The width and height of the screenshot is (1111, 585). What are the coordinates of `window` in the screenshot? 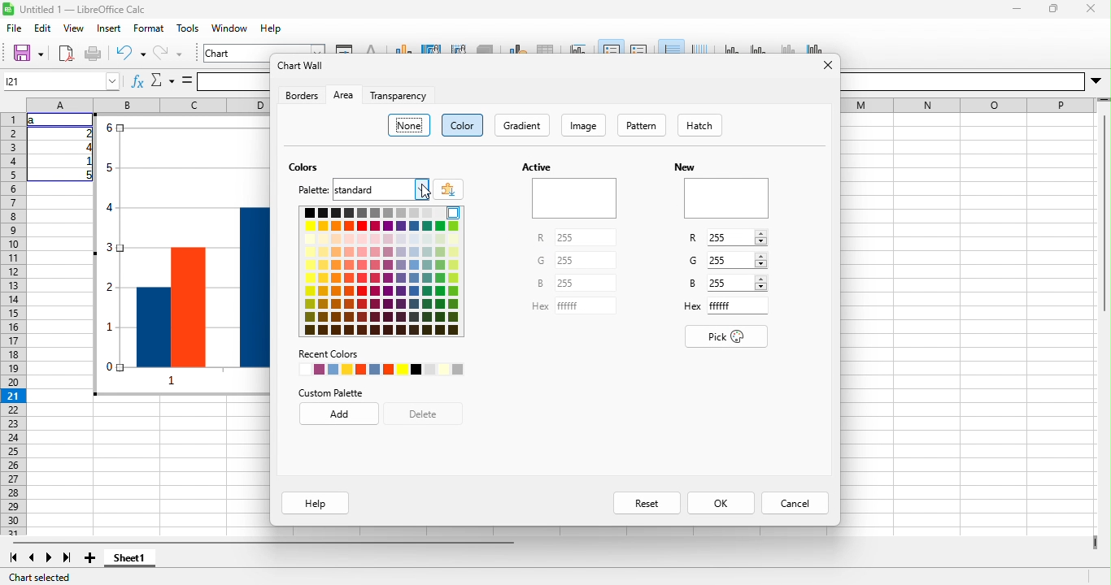 It's located at (230, 28).